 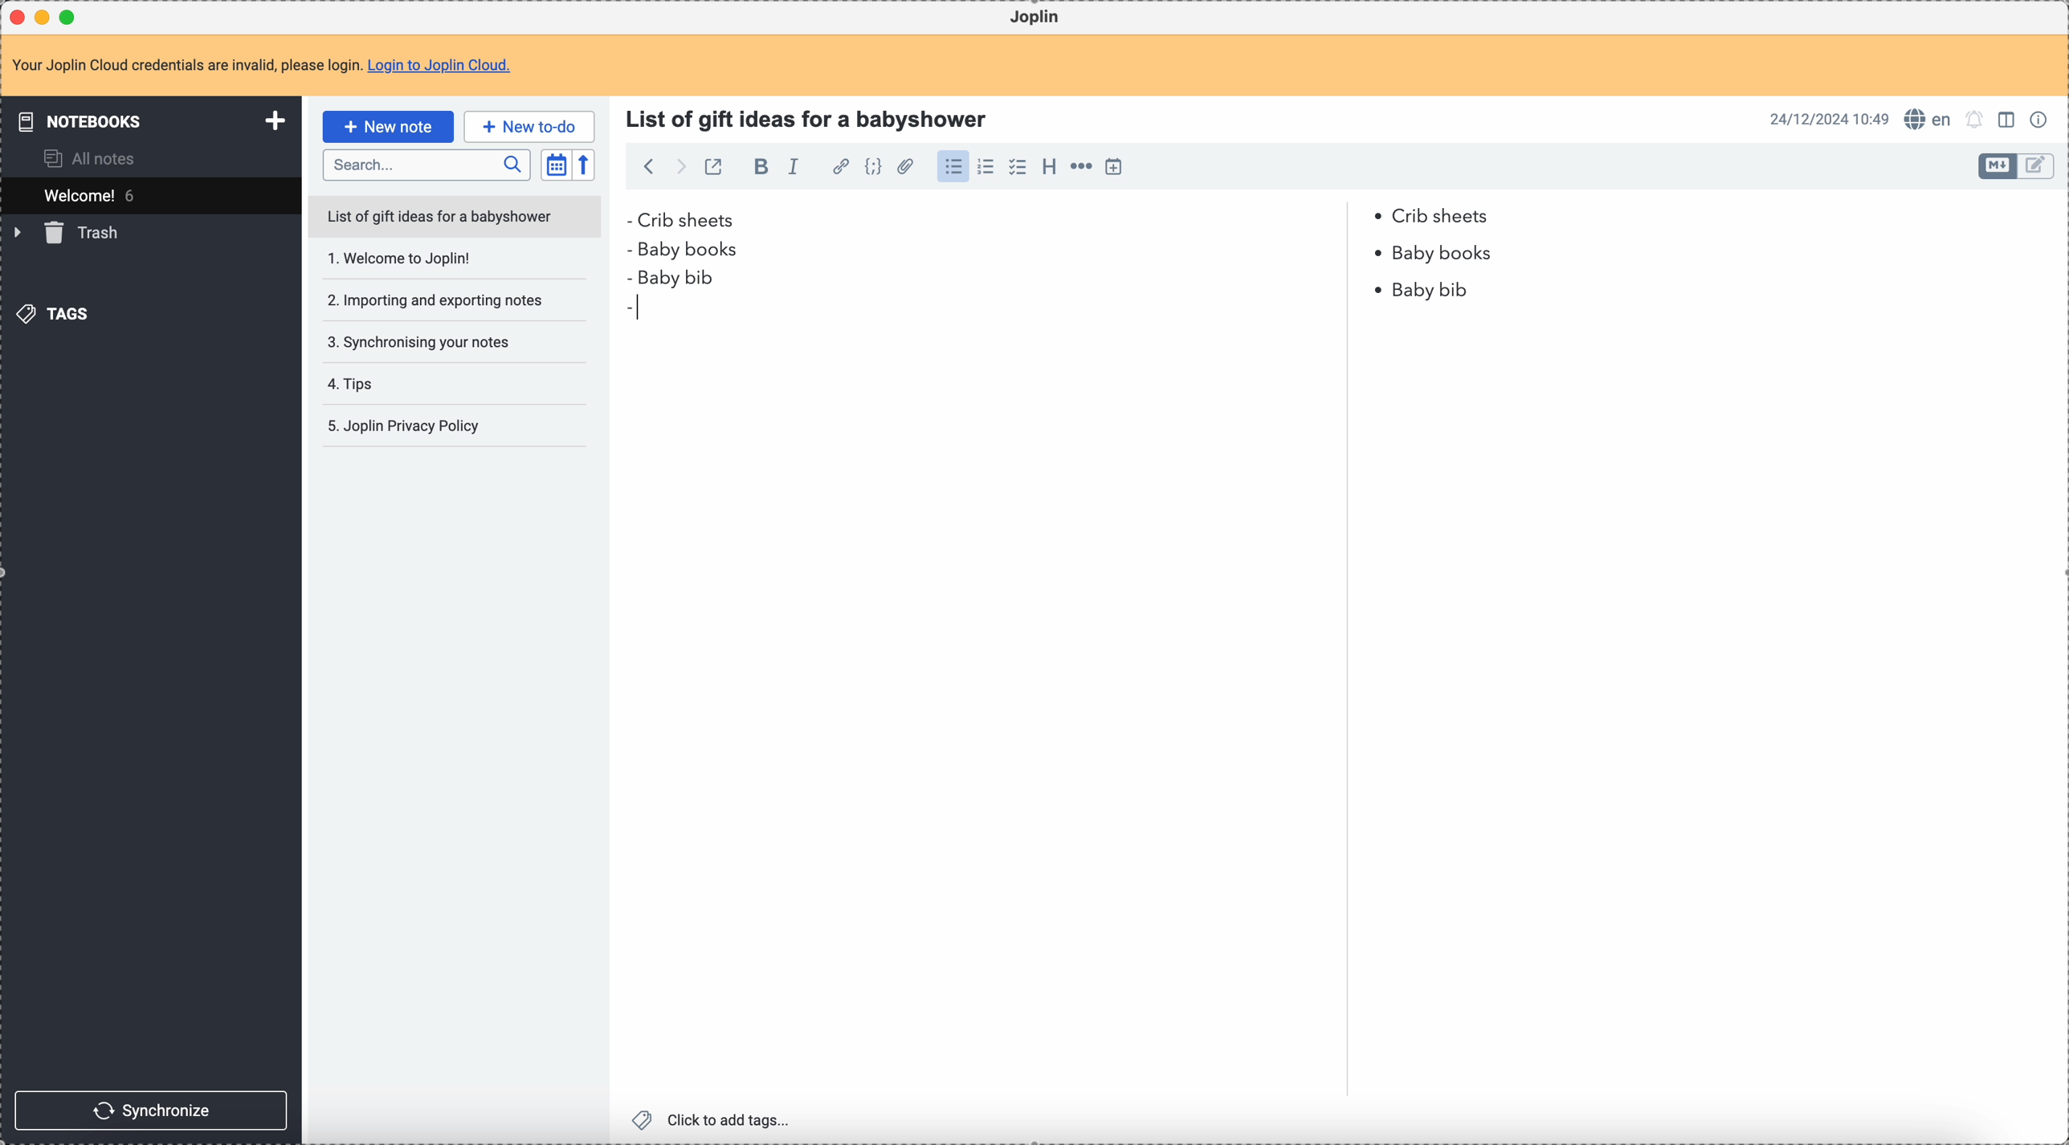 What do you see at coordinates (627, 220) in the screenshot?
I see `bullet point` at bounding box center [627, 220].